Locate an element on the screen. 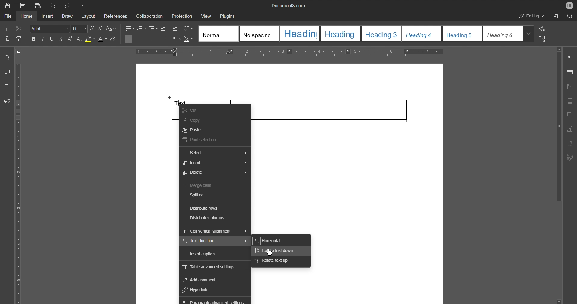 Image resolution: width=577 pixels, height=304 pixels. Heading 2 is located at coordinates (341, 33).